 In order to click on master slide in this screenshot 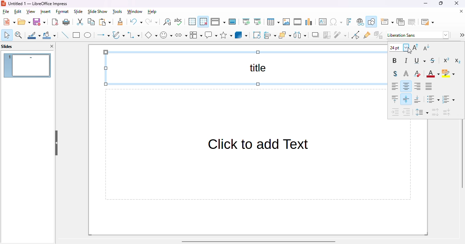, I will do `click(233, 22)`.